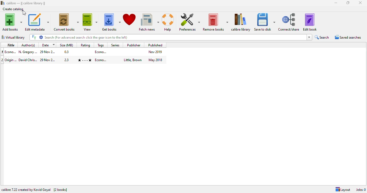  What do you see at coordinates (11, 45) in the screenshot?
I see `title` at bounding box center [11, 45].